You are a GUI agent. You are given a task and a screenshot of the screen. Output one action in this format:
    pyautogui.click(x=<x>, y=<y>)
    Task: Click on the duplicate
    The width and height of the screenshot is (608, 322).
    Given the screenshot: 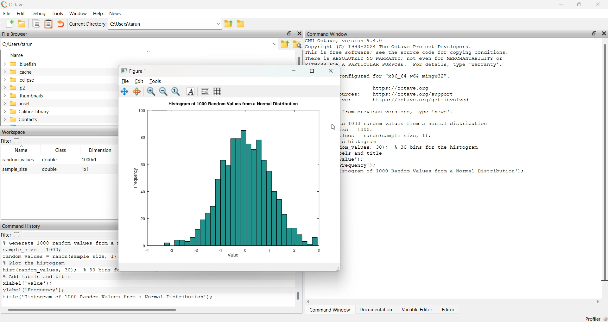 What is the action you would take?
    pyautogui.click(x=36, y=23)
    